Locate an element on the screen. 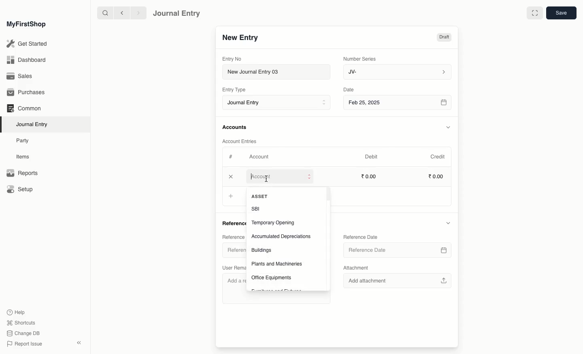  0.00 is located at coordinates (436, 177).